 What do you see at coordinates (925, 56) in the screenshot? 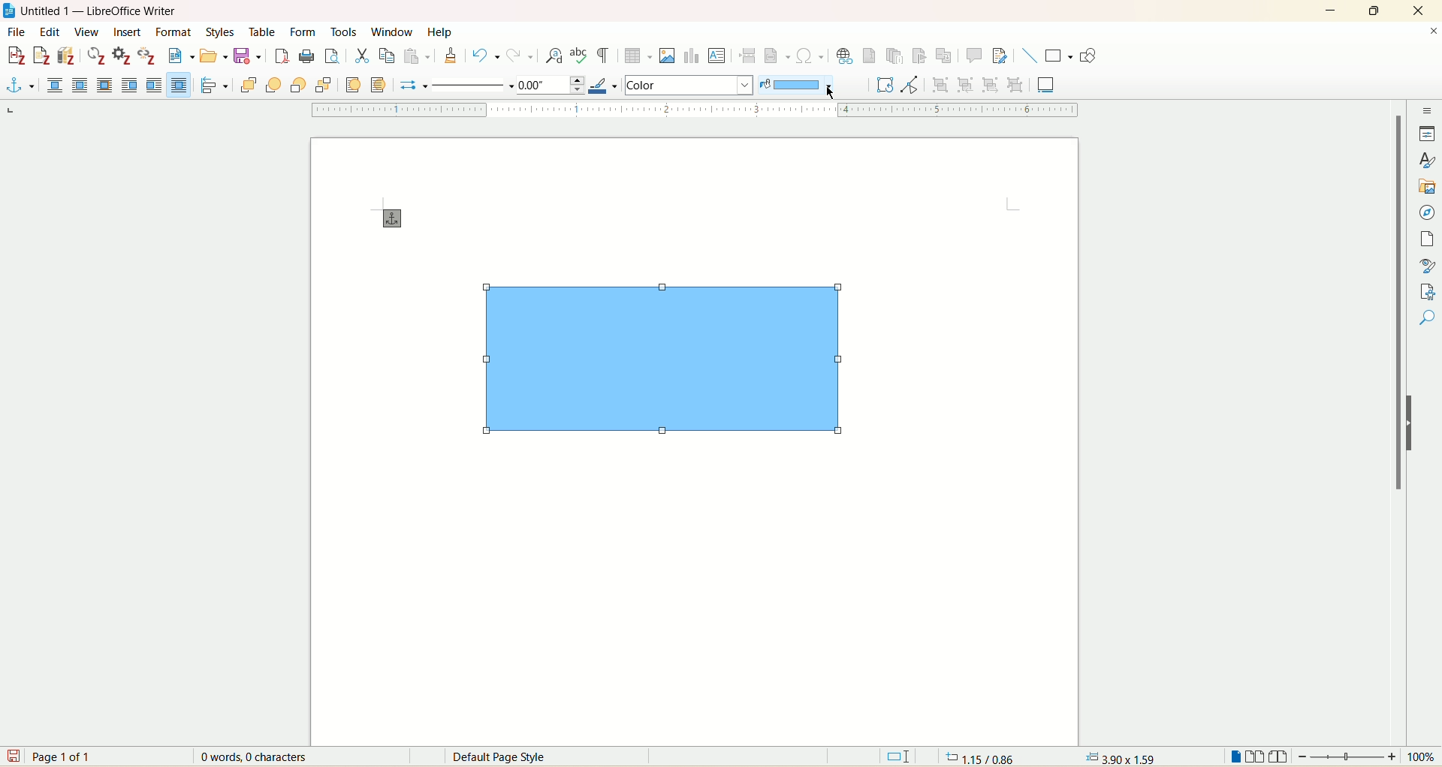
I see `insert bookmark` at bounding box center [925, 56].